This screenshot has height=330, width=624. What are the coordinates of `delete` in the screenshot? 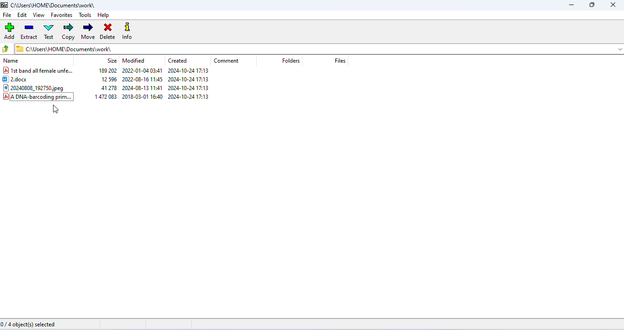 It's located at (107, 32).